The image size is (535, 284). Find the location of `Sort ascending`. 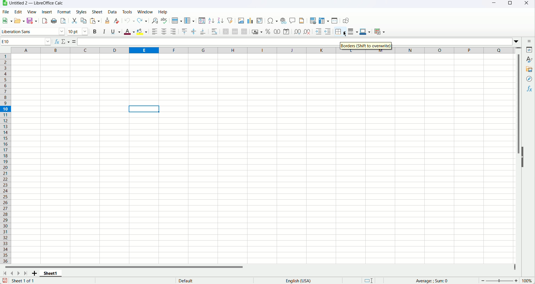

Sort ascending is located at coordinates (211, 21).